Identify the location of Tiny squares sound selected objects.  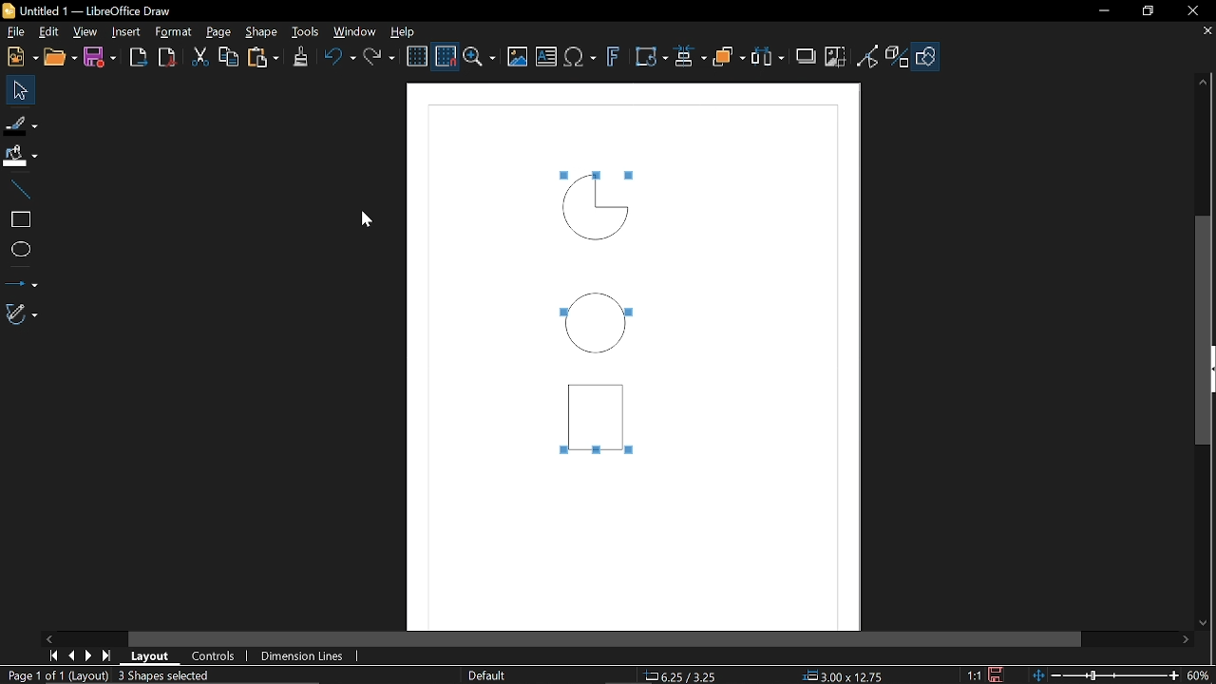
(558, 449).